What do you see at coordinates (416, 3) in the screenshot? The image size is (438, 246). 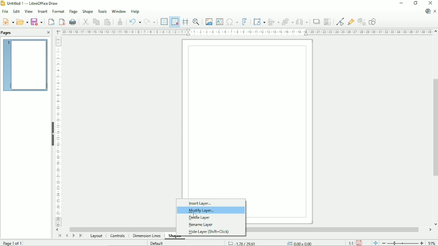 I see `Restore down` at bounding box center [416, 3].